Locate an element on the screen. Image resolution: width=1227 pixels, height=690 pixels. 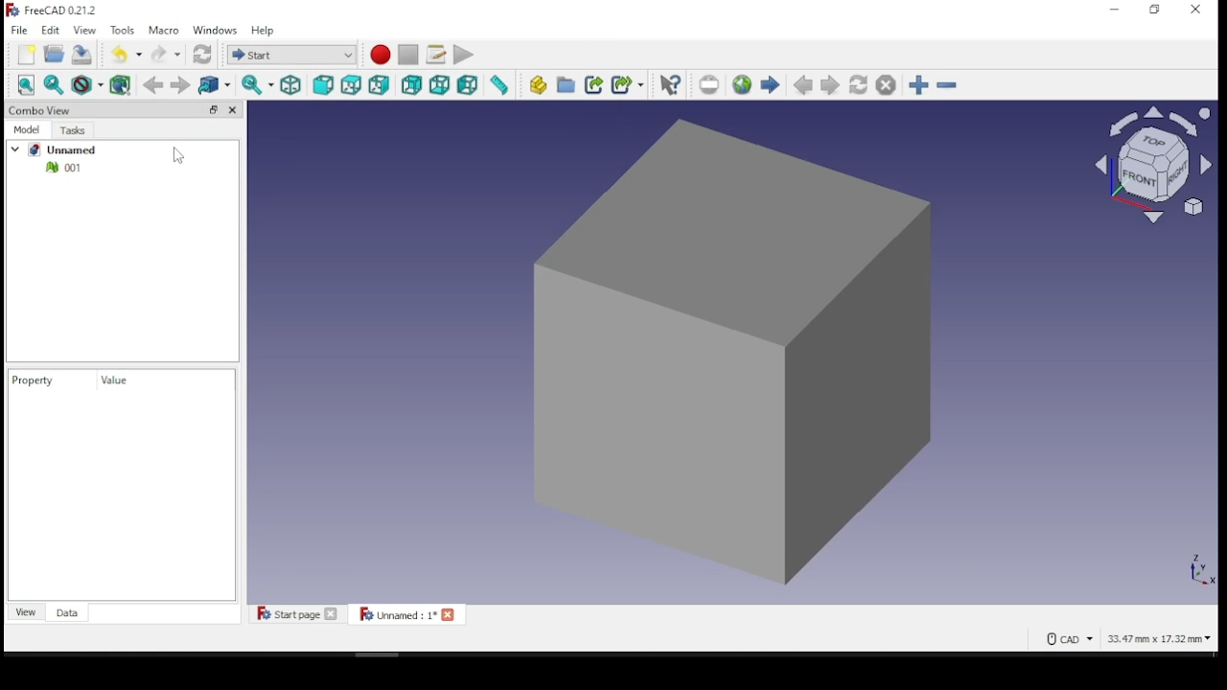
open website is located at coordinates (742, 83).